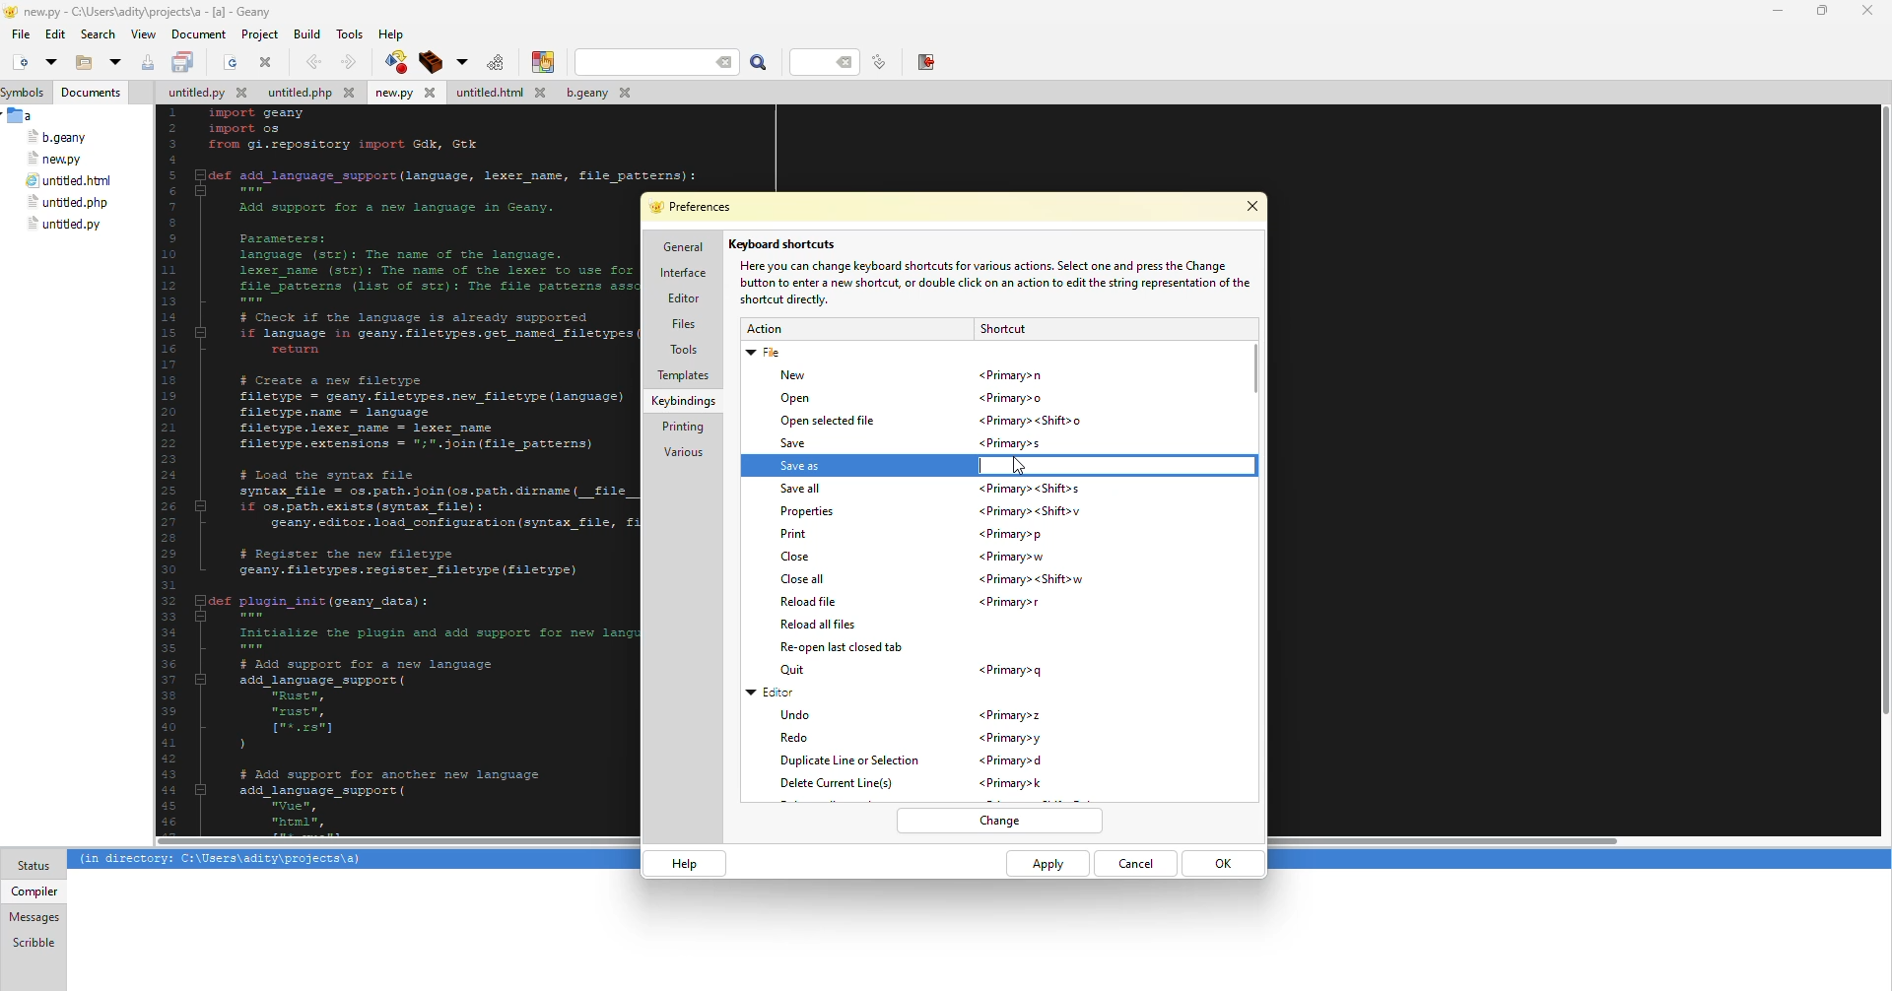  I want to click on search, so click(99, 34).